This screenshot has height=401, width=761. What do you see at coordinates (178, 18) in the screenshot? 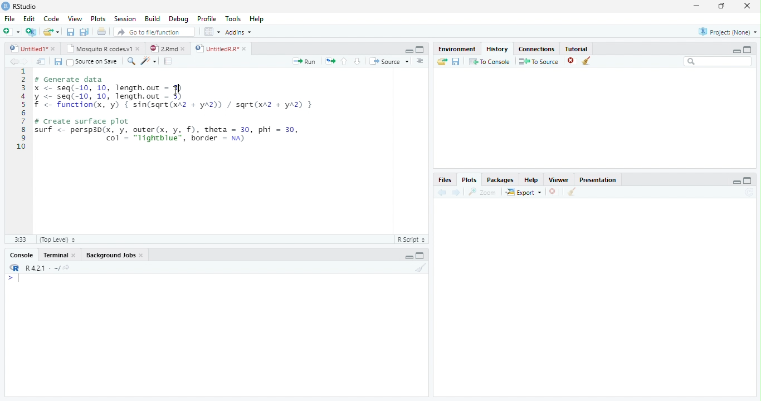
I see `Debug` at bounding box center [178, 18].